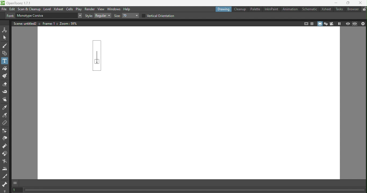 The image size is (367, 193). Describe the element at coordinates (6, 99) in the screenshot. I see `Finger tool` at that location.